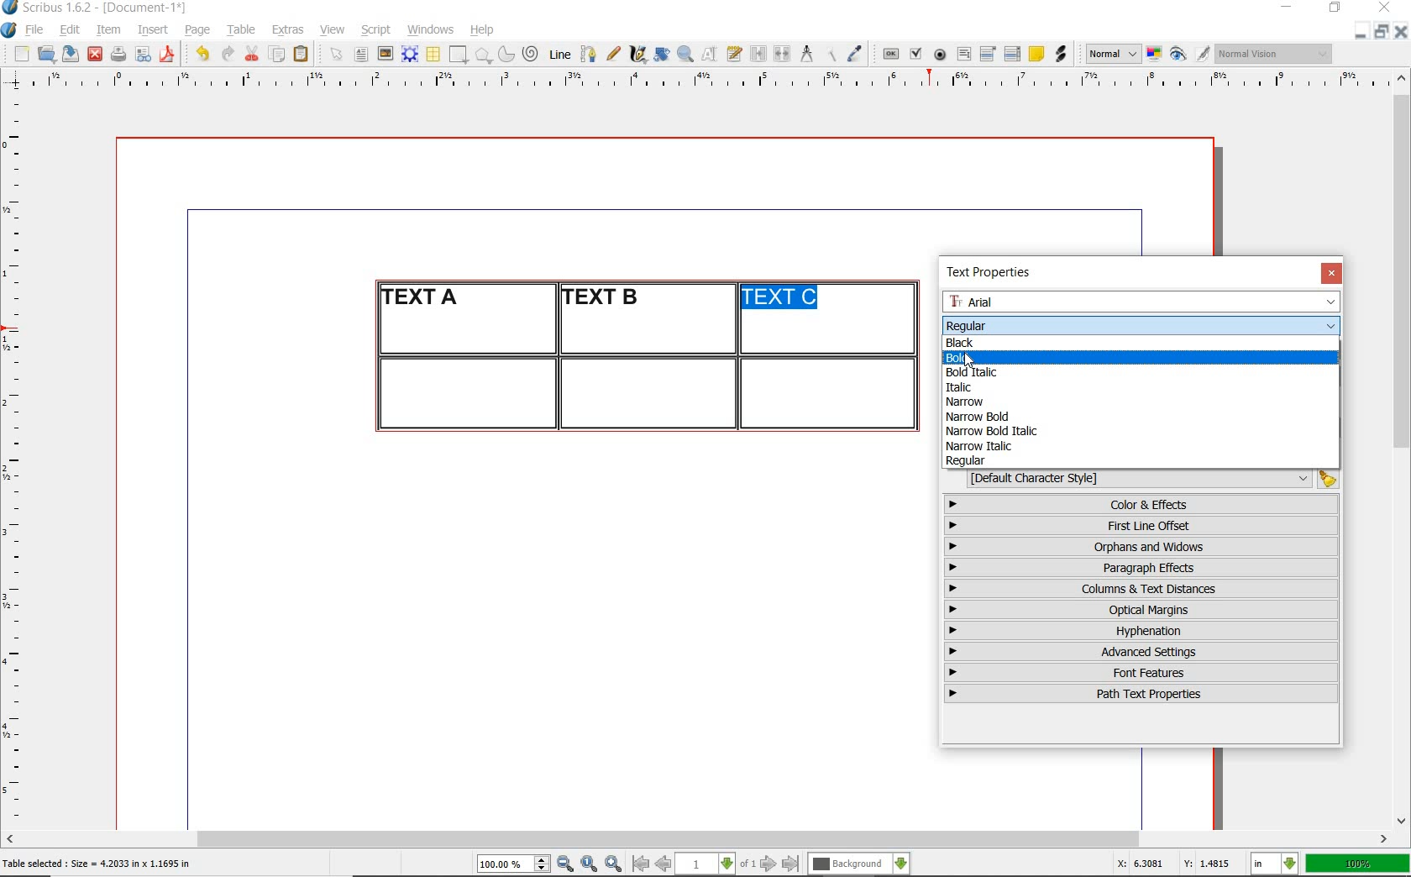 Image resolution: width=1411 pixels, height=877 pixels. I want to click on pdf list box, so click(1013, 54).